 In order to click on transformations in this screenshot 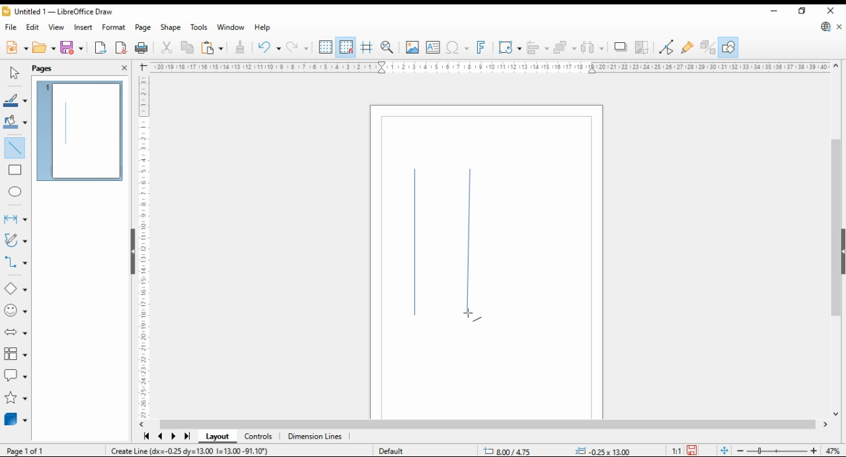, I will do `click(510, 48)`.